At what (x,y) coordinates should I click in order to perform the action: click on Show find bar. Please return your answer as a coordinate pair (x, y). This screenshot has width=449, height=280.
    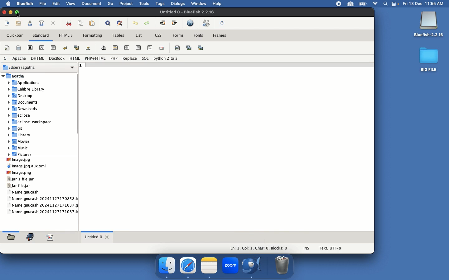
    Looking at the image, I should click on (107, 23).